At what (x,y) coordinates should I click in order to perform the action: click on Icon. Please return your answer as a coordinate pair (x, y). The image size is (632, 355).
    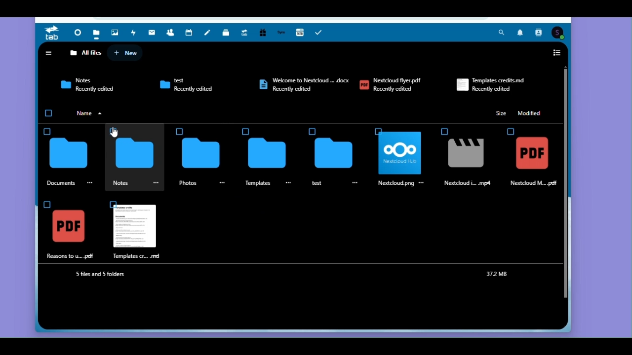
    Looking at the image, I should click on (461, 155).